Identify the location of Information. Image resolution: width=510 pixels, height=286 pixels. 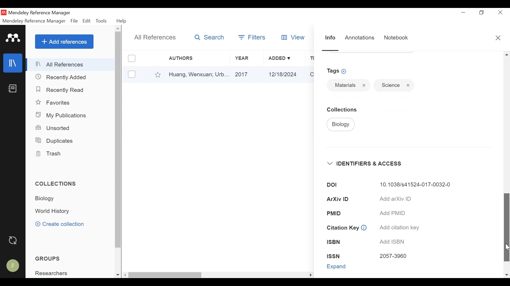
(329, 37).